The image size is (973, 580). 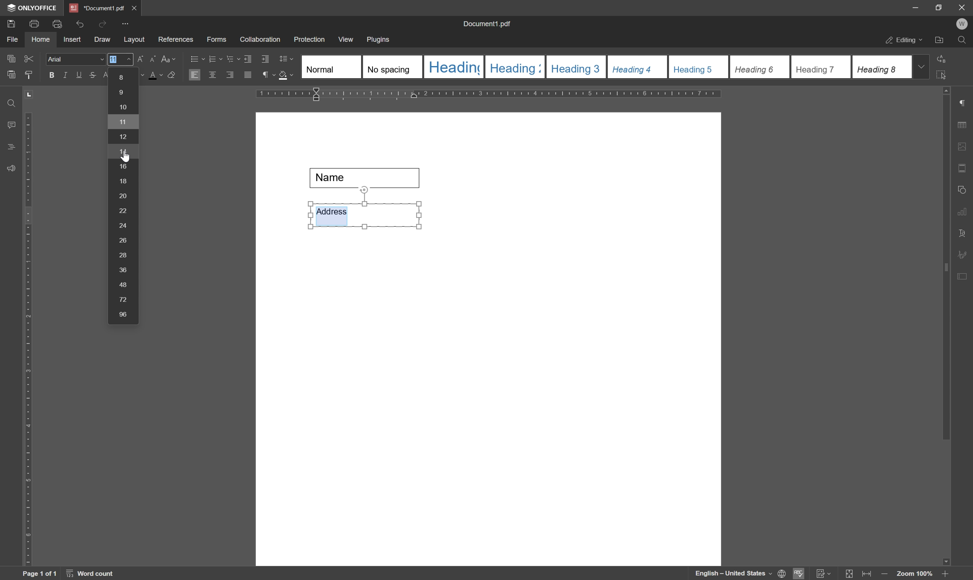 I want to click on bold, so click(x=49, y=75).